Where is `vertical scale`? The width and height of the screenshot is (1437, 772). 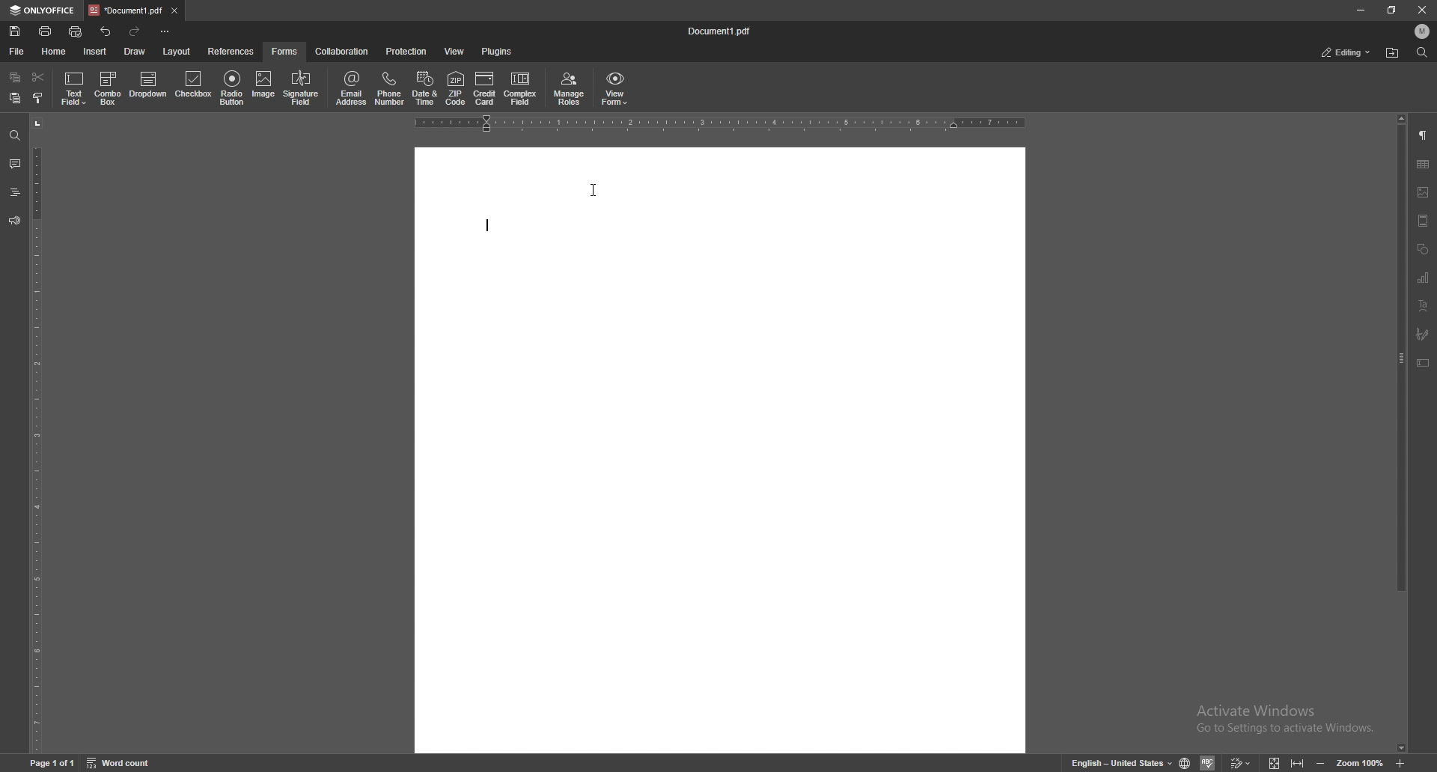
vertical scale is located at coordinates (34, 436).